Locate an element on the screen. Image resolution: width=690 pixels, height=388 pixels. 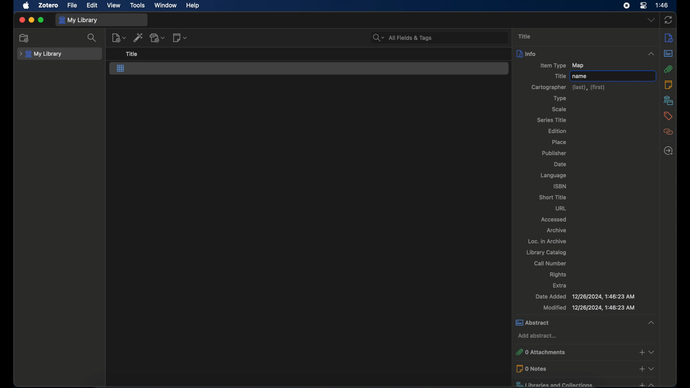
sync is located at coordinates (669, 20).